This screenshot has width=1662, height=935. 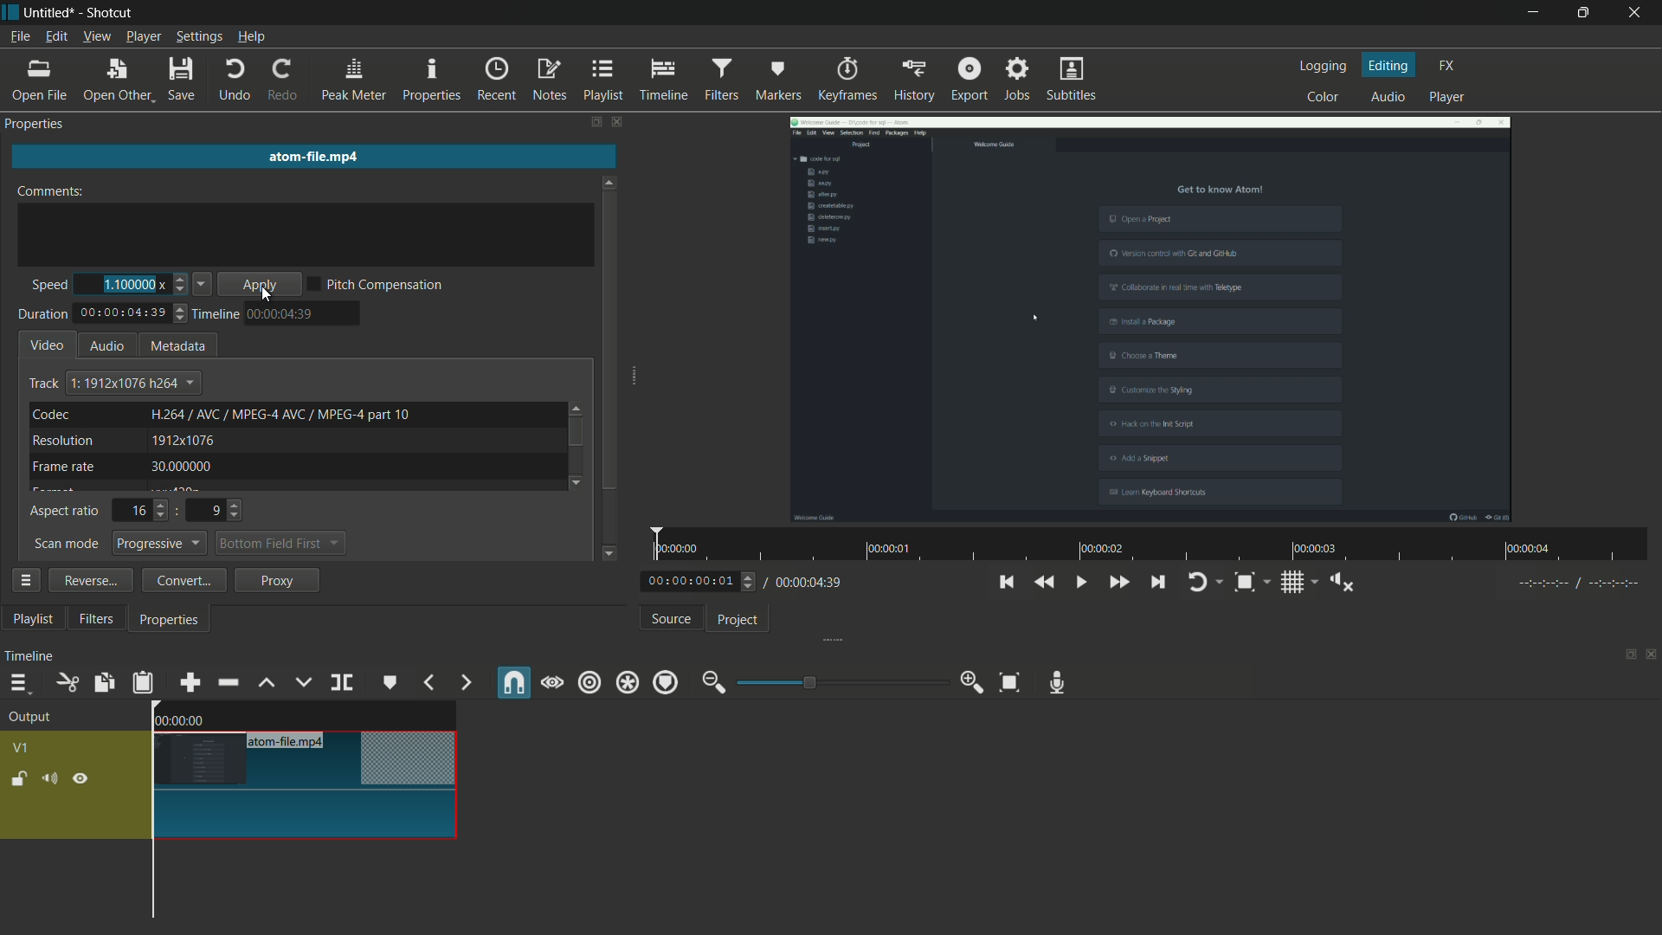 What do you see at coordinates (38, 123) in the screenshot?
I see `properties` at bounding box center [38, 123].